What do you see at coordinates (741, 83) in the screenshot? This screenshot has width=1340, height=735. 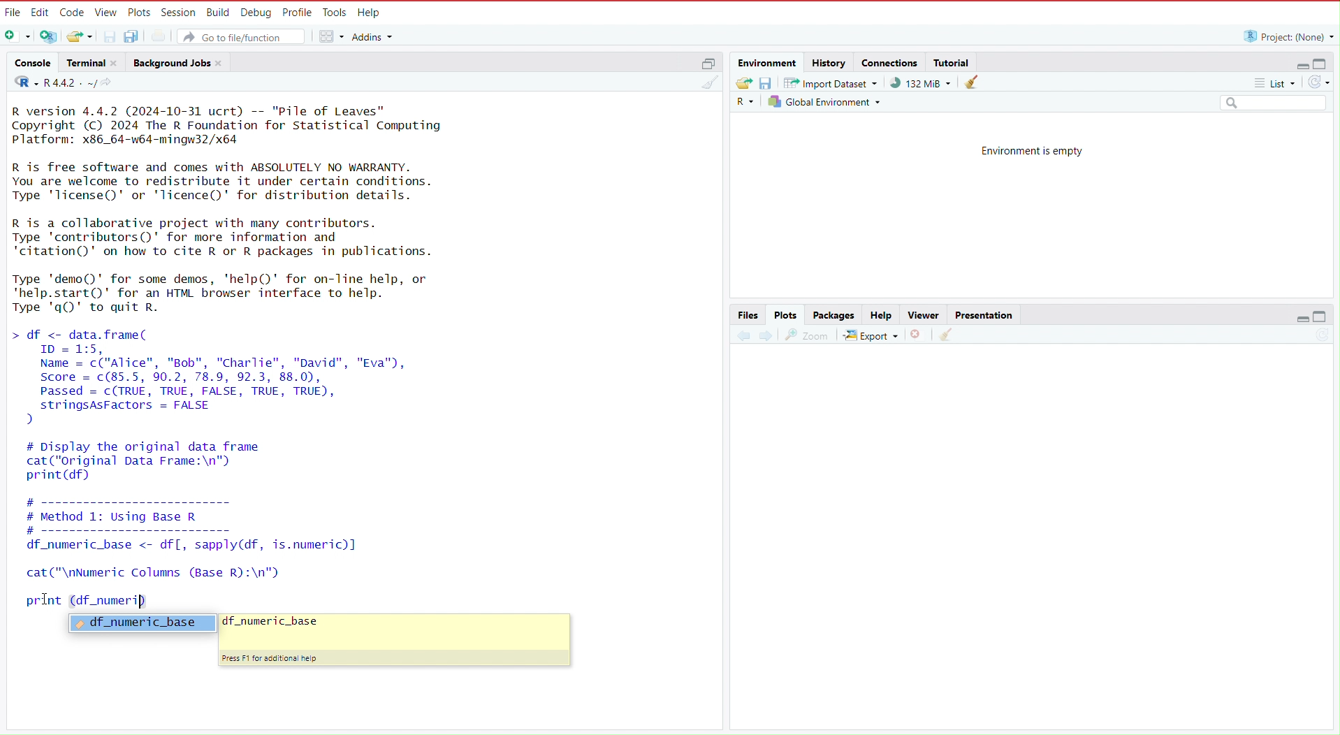 I see `Load workspace` at bounding box center [741, 83].